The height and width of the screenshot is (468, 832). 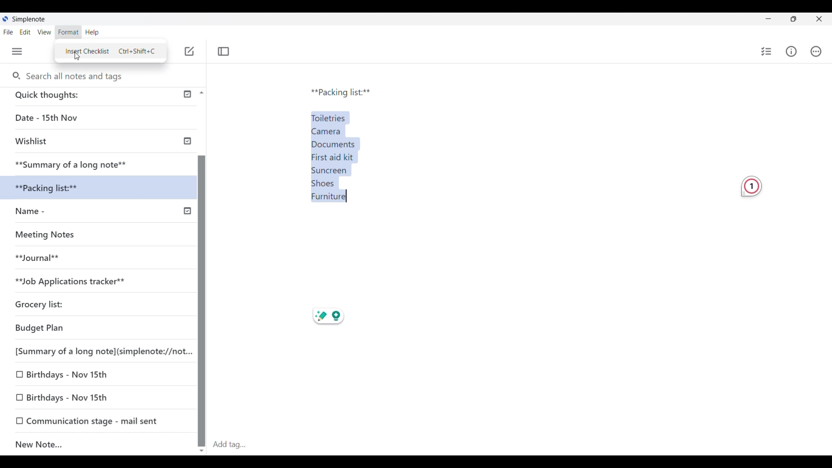 What do you see at coordinates (52, 237) in the screenshot?
I see `Missing Notes` at bounding box center [52, 237].